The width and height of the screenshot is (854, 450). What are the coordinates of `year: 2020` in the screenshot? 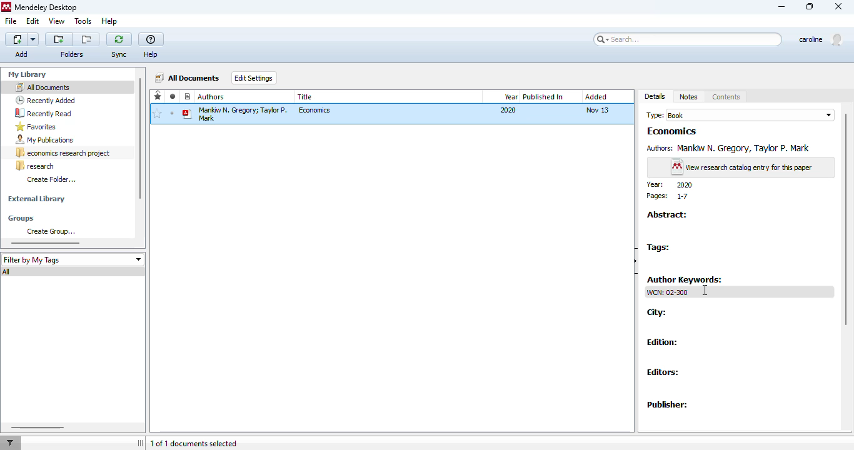 It's located at (670, 185).